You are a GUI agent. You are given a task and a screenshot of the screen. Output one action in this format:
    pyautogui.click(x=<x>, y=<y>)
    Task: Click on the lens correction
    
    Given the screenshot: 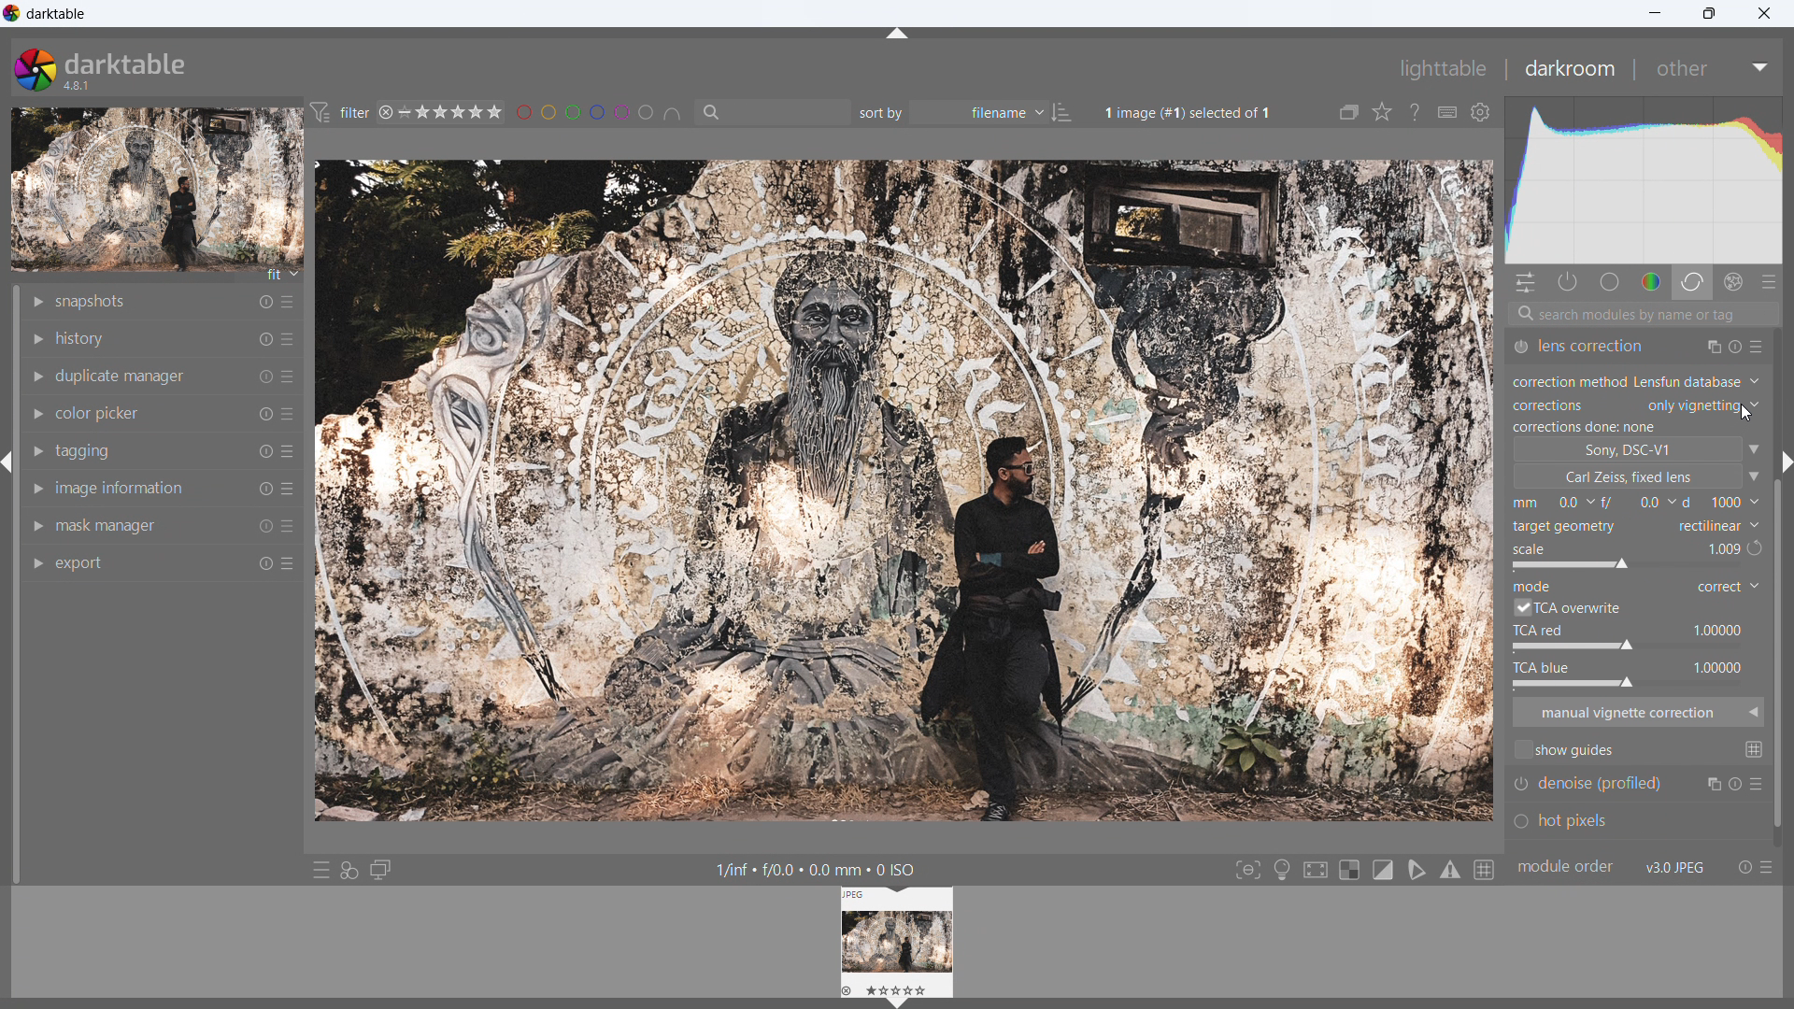 What is the action you would take?
    pyautogui.click(x=1639, y=349)
    